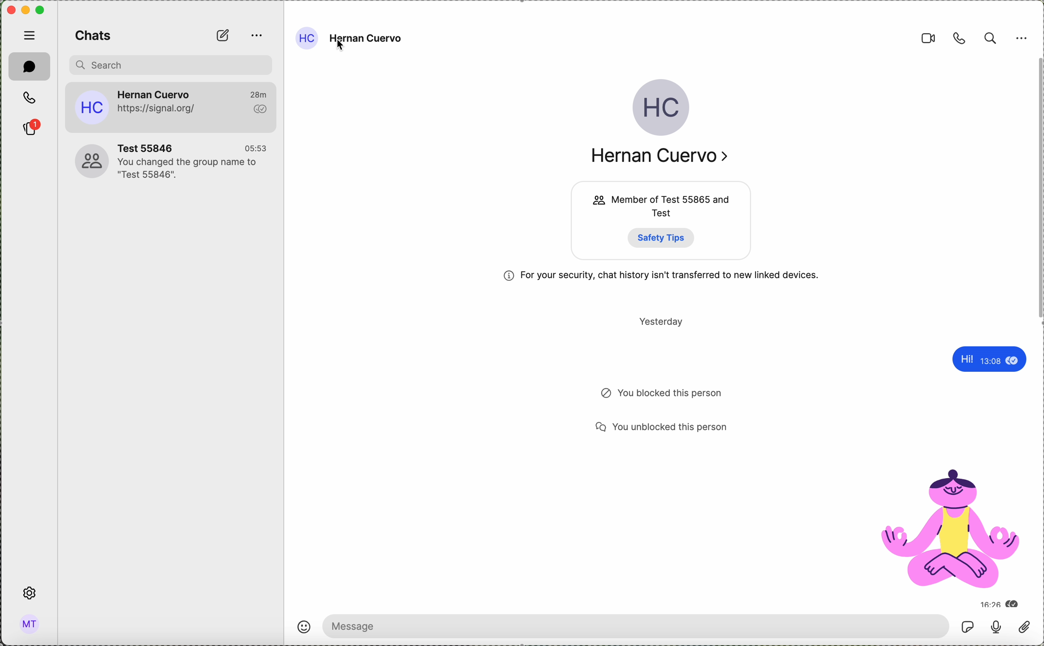 This screenshot has height=646, width=1044. What do you see at coordinates (990, 38) in the screenshot?
I see `search` at bounding box center [990, 38].